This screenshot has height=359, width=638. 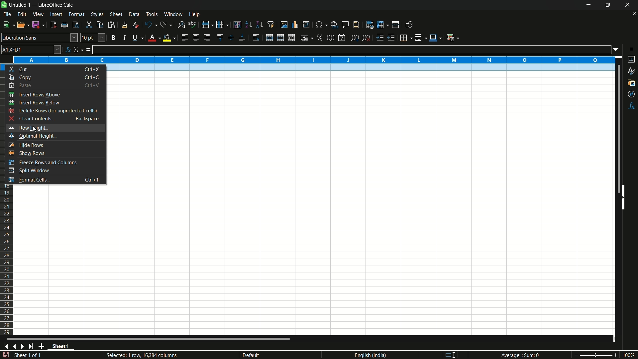 What do you see at coordinates (369, 355) in the screenshot?
I see `language english(india)` at bounding box center [369, 355].